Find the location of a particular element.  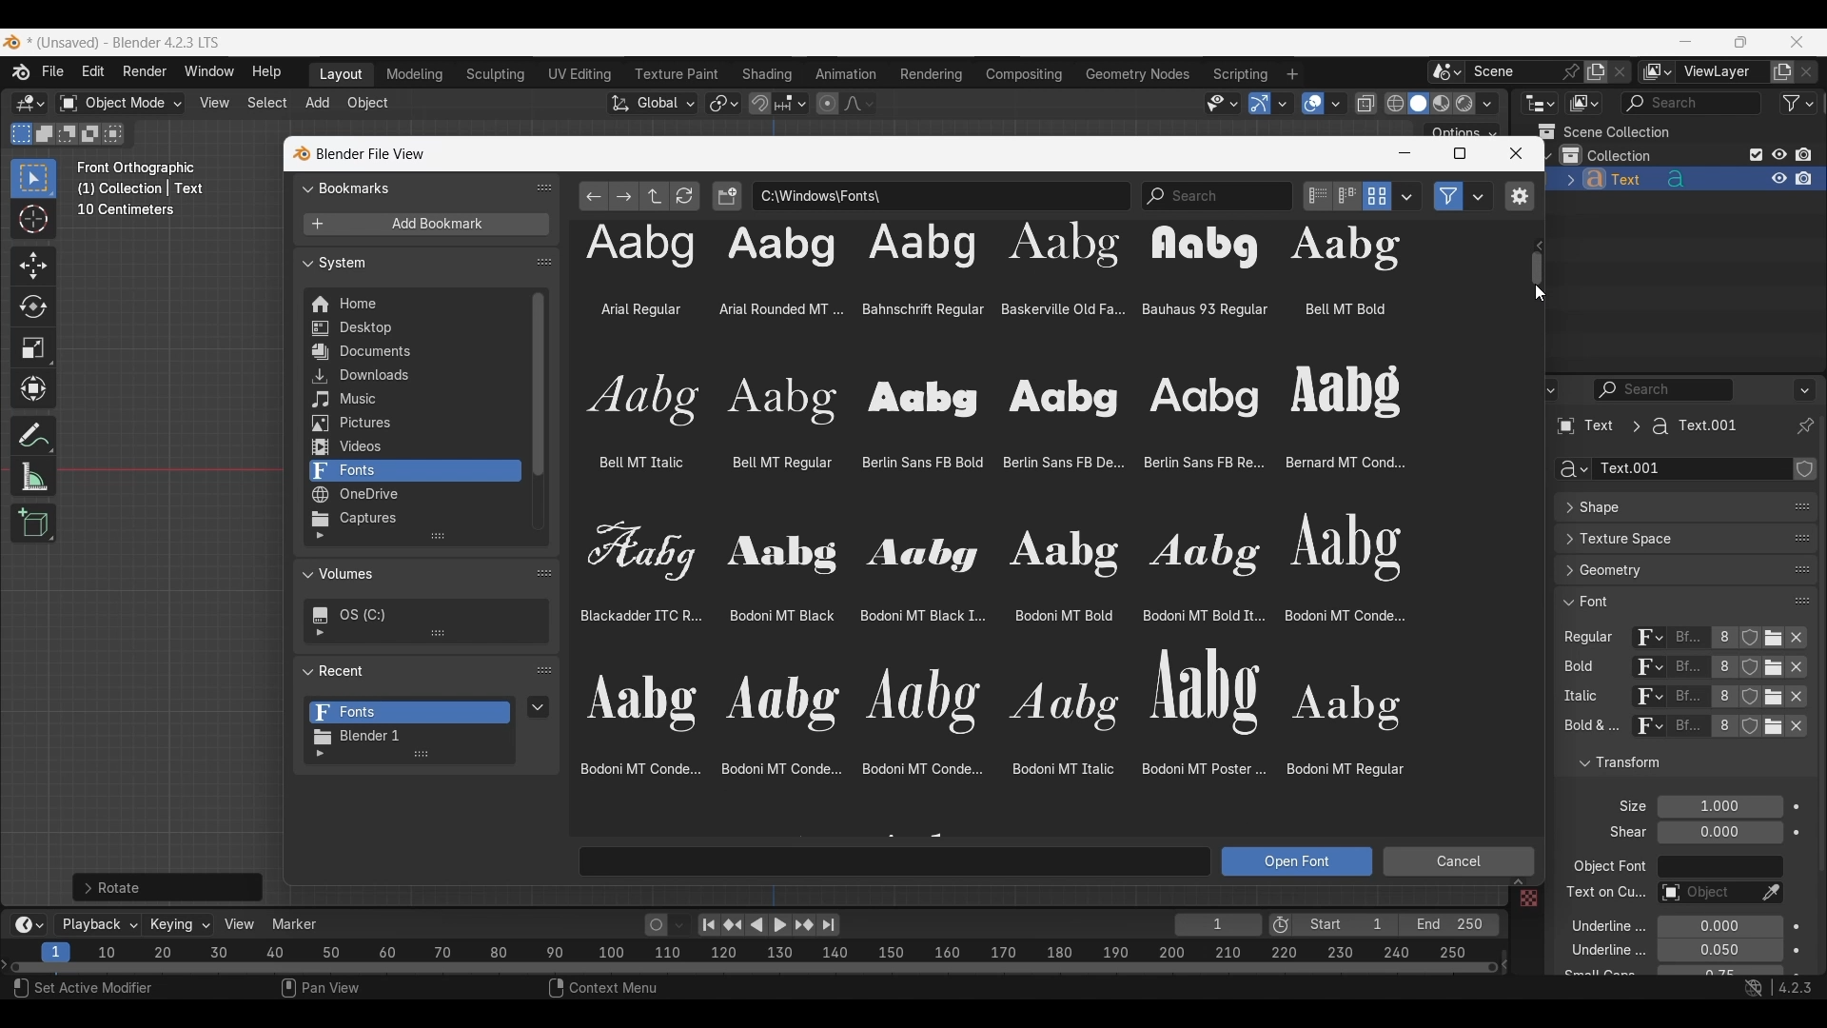

Display settings, vertical list is located at coordinates (1317, 196).